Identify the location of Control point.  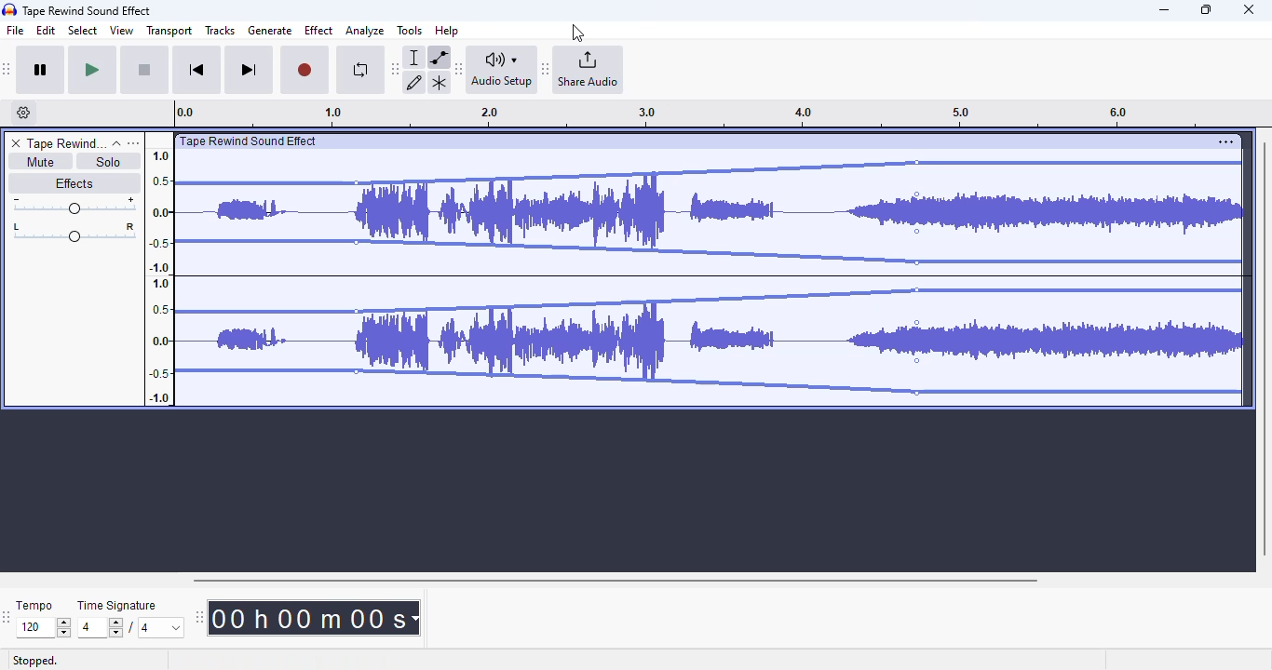
(917, 194).